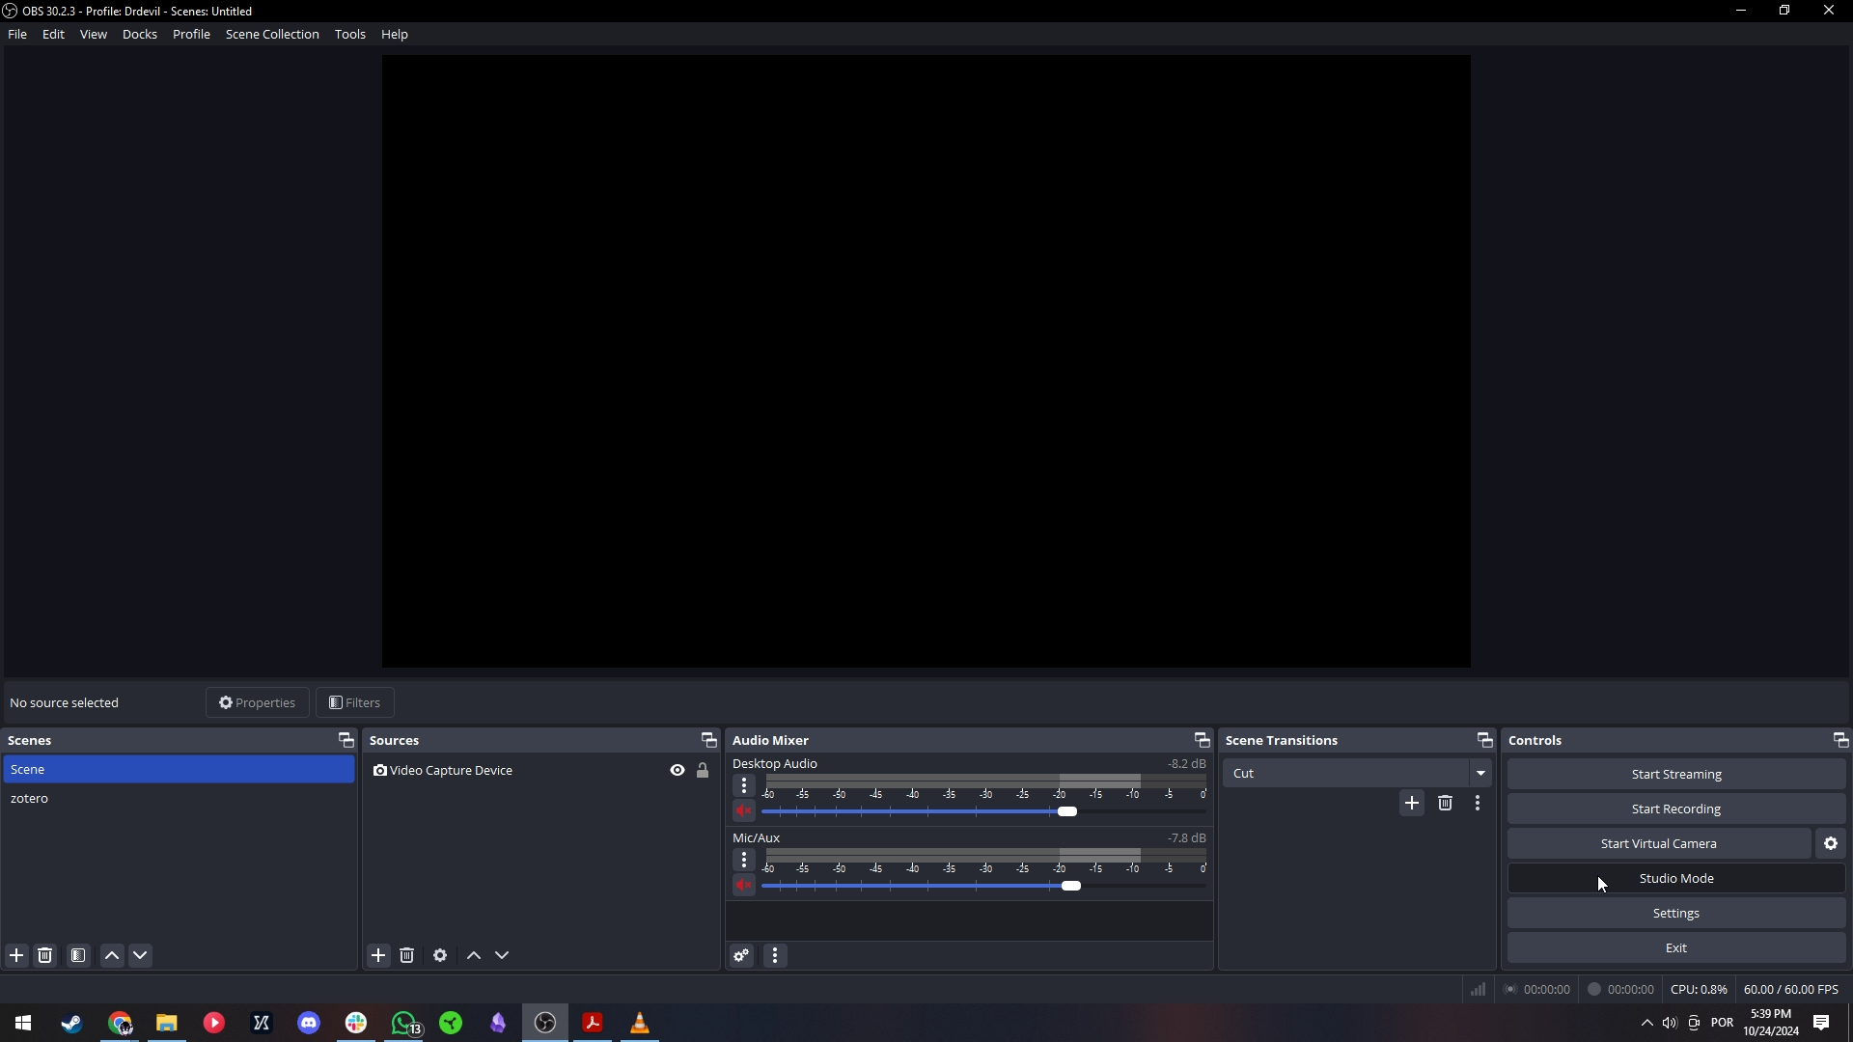  Describe the element at coordinates (141, 34) in the screenshot. I see `Docks` at that location.